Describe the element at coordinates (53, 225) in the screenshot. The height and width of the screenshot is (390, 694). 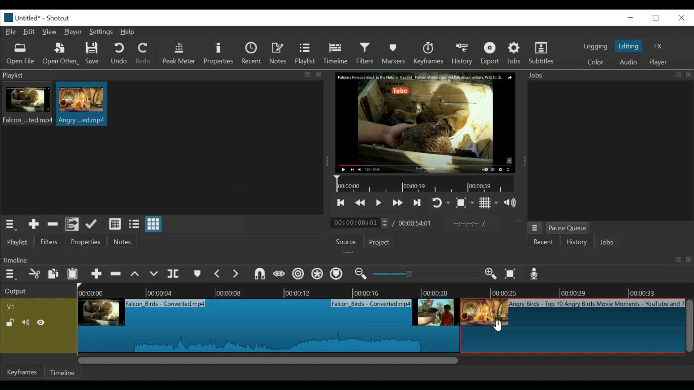
I see `Remove cut` at that location.